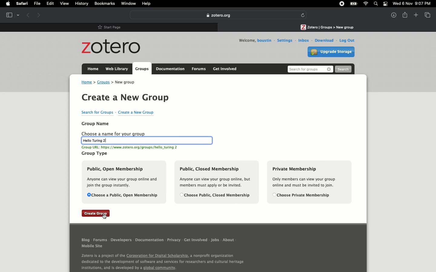 The image size is (436, 272). What do you see at coordinates (65, 4) in the screenshot?
I see `View` at bounding box center [65, 4].